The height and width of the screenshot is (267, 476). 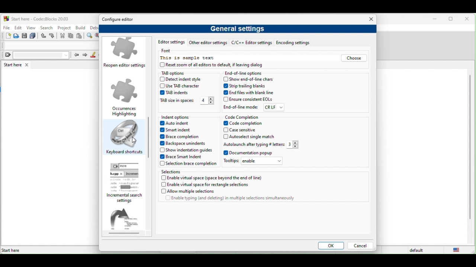 I want to click on autoselect single match, so click(x=251, y=137).